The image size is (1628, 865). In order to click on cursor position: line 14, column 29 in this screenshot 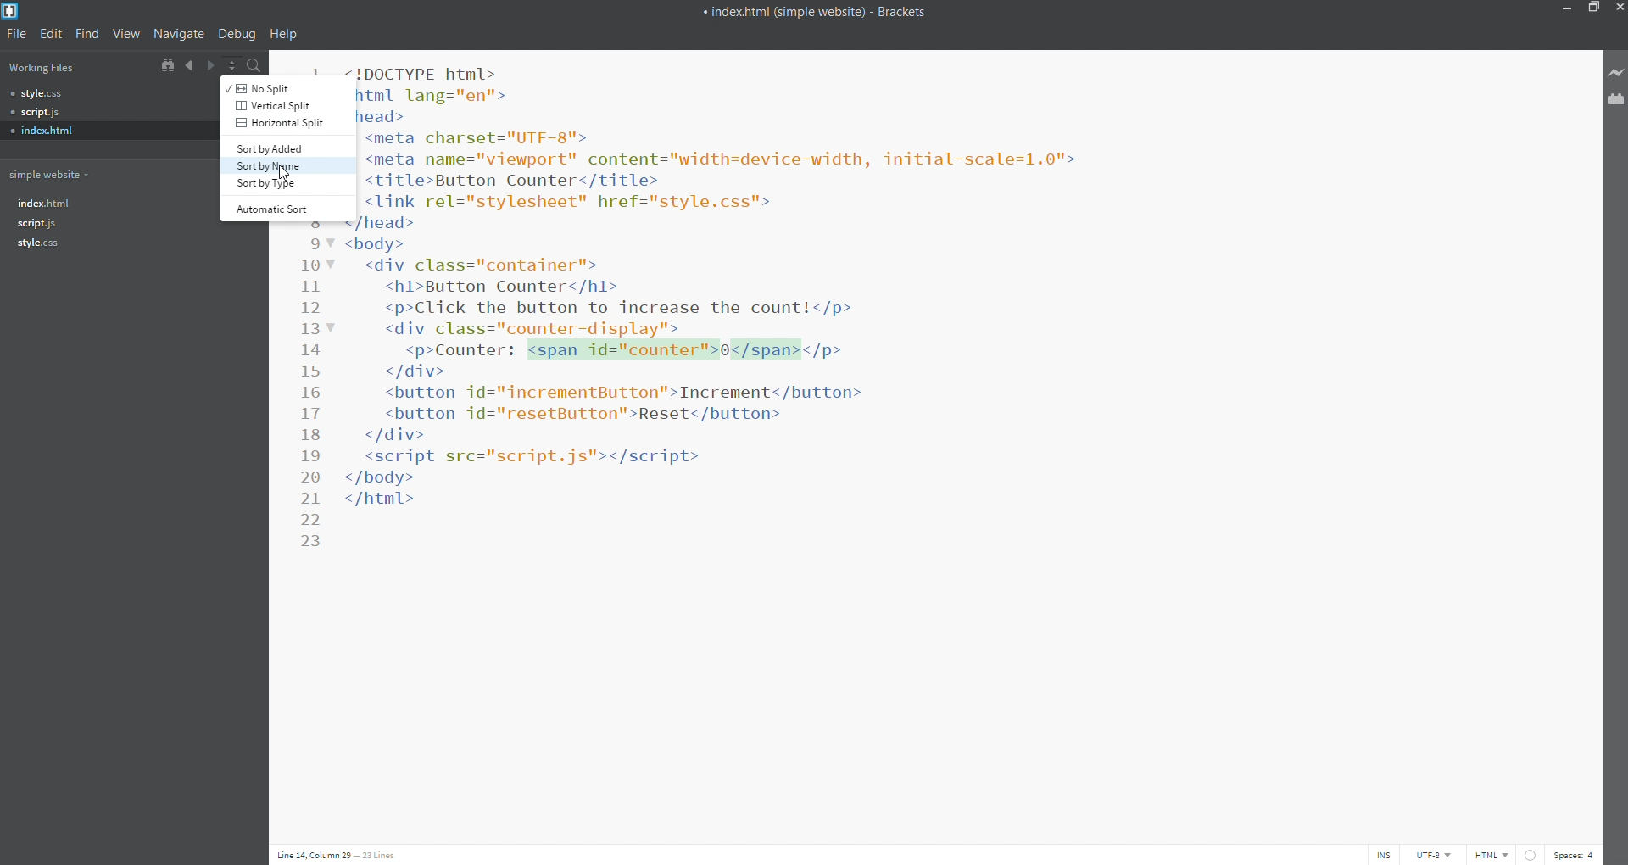, I will do `click(312, 856)`.